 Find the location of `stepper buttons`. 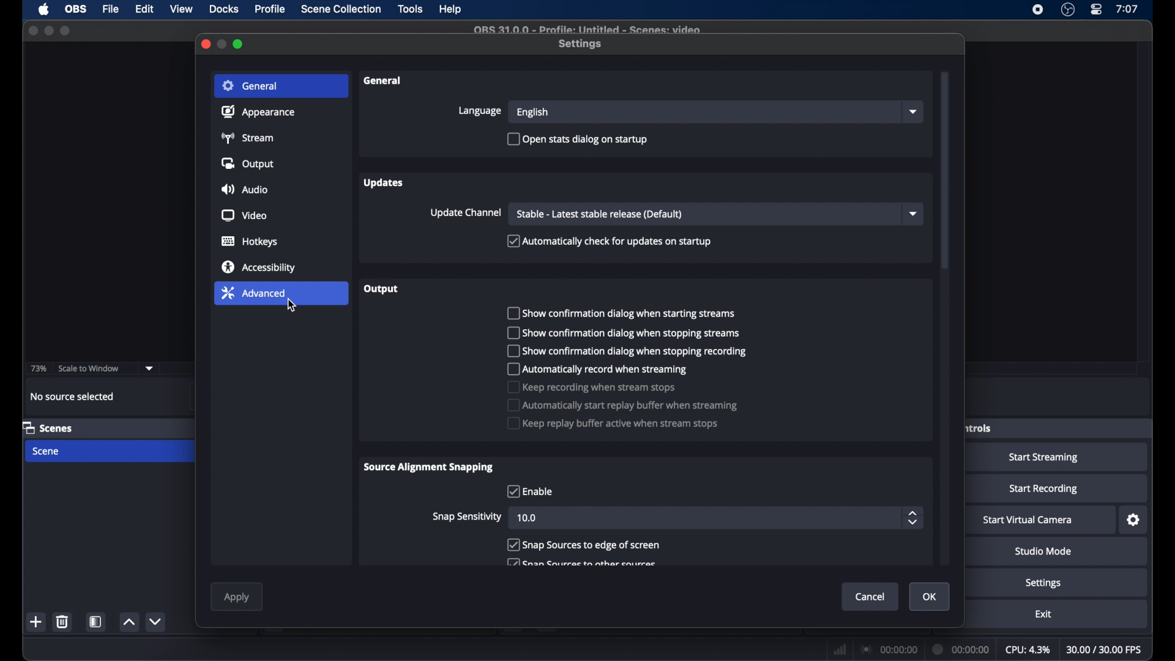

stepper buttons is located at coordinates (913, 518).